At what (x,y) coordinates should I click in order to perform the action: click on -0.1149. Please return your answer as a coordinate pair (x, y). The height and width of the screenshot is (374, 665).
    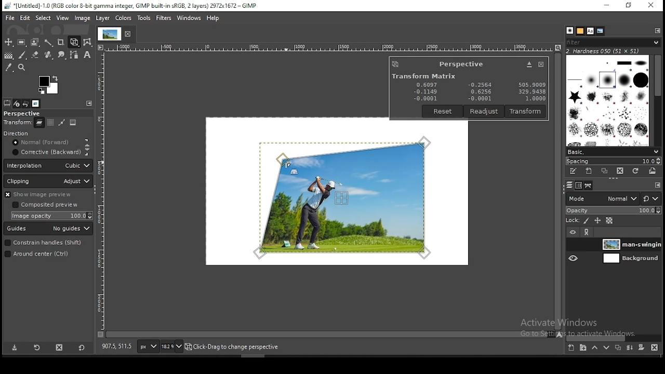
    Looking at the image, I should click on (424, 91).